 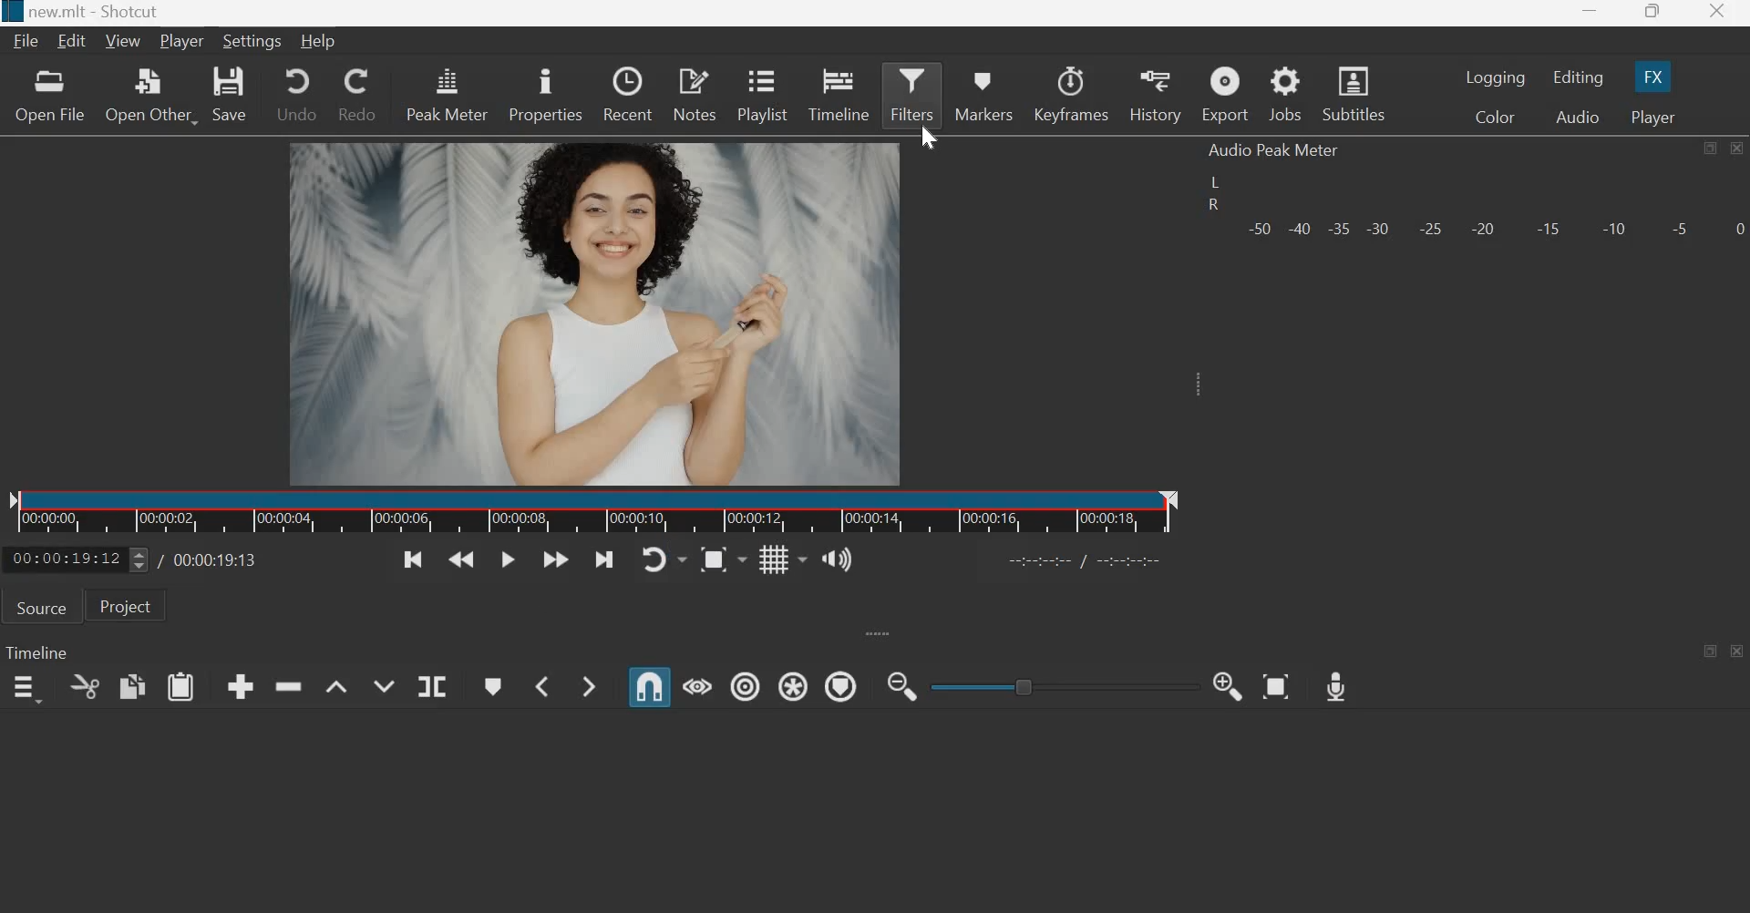 I want to click on Play quickly backwards, so click(x=462, y=558).